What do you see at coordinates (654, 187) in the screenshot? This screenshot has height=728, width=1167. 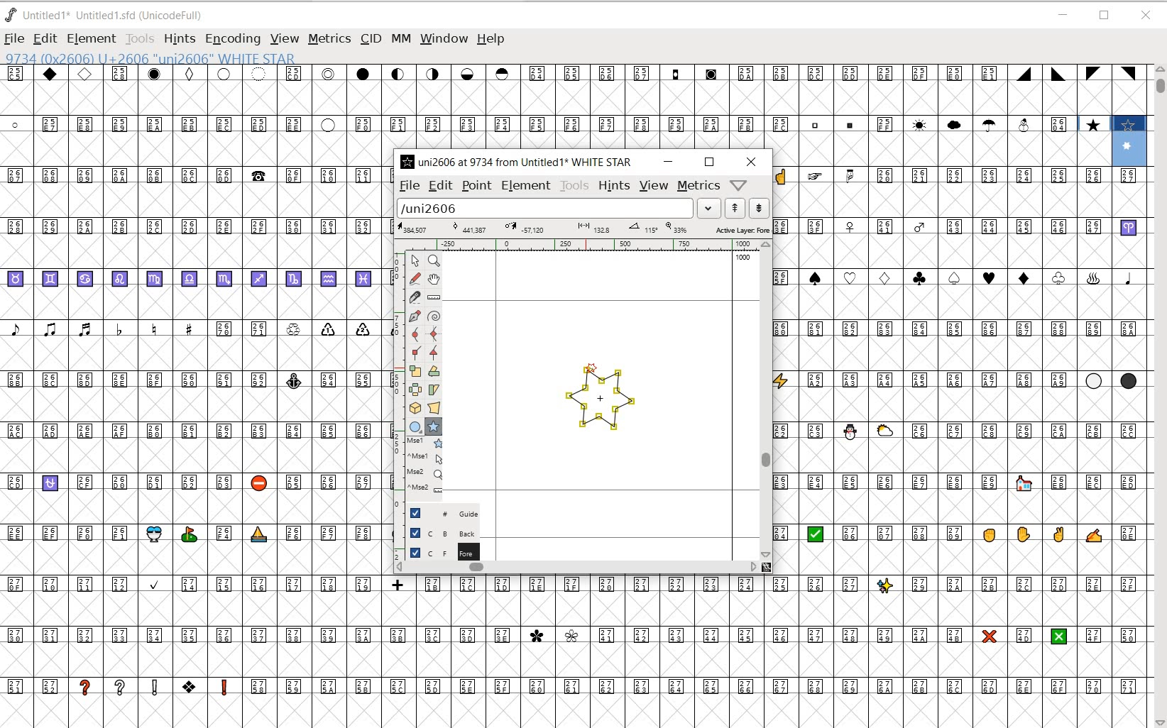 I see `VIEW` at bounding box center [654, 187].